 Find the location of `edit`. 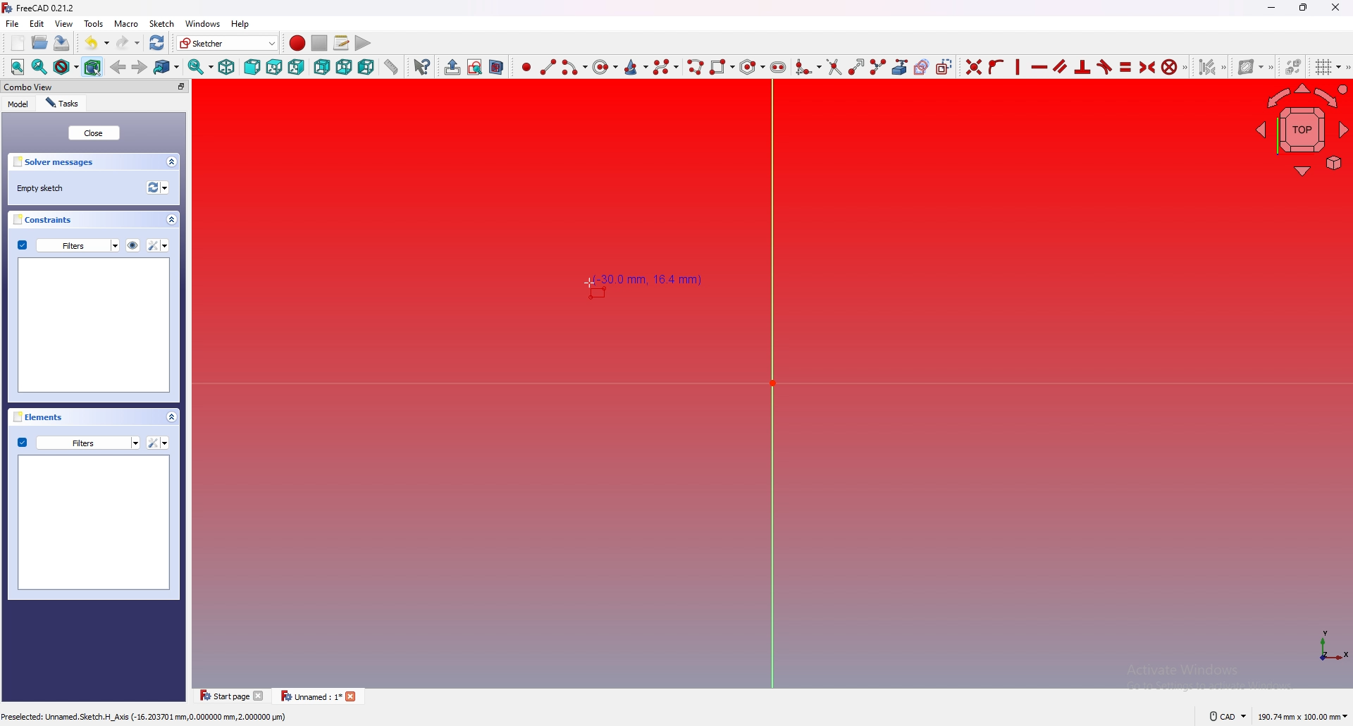

edit is located at coordinates (37, 23).